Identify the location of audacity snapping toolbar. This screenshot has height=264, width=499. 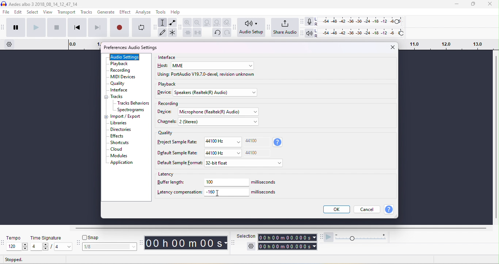
(79, 243).